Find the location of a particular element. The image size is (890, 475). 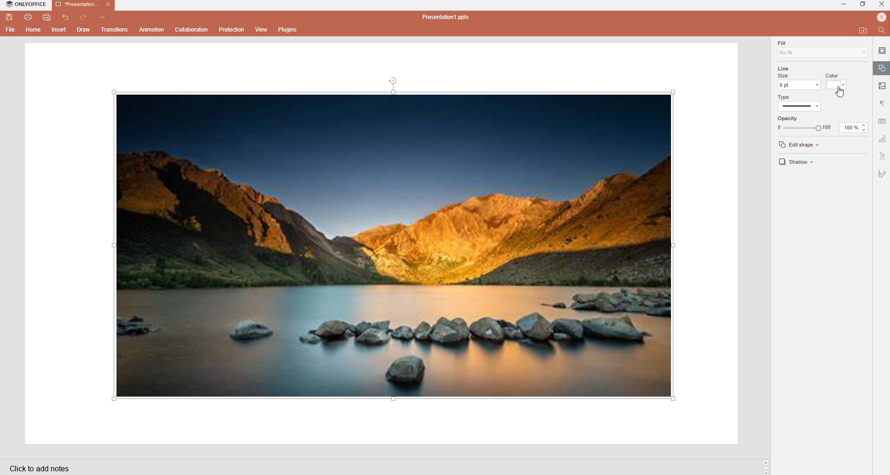

Picture settings is located at coordinates (884, 85).